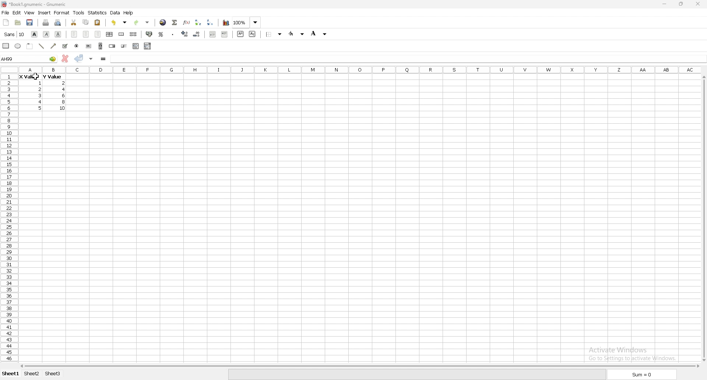 The width and height of the screenshot is (707, 380). Describe the element at coordinates (161, 34) in the screenshot. I see `percentage` at that location.